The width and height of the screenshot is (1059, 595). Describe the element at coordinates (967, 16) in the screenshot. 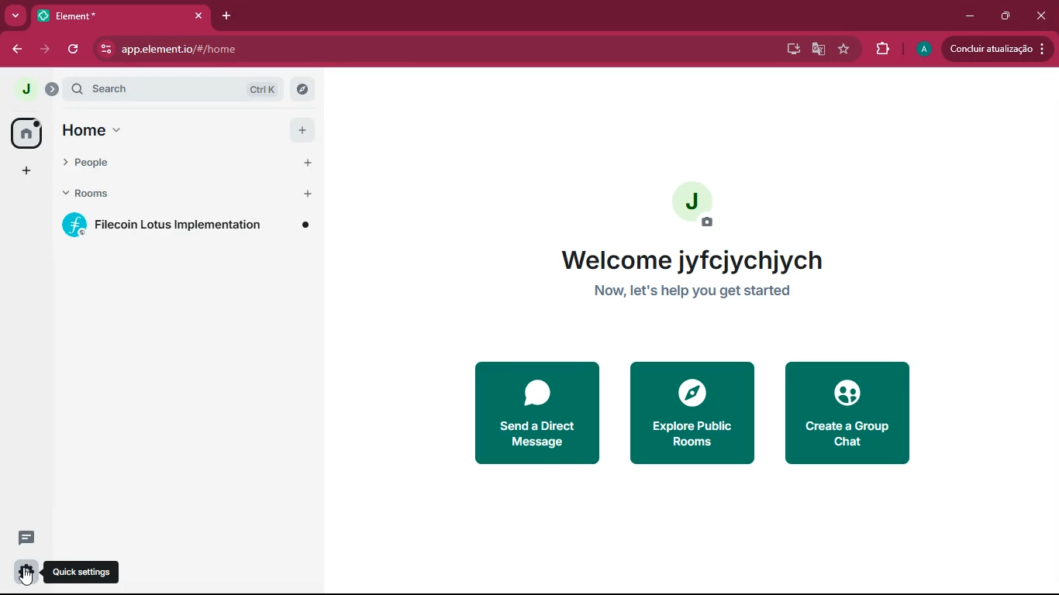

I see `minimize` at that location.